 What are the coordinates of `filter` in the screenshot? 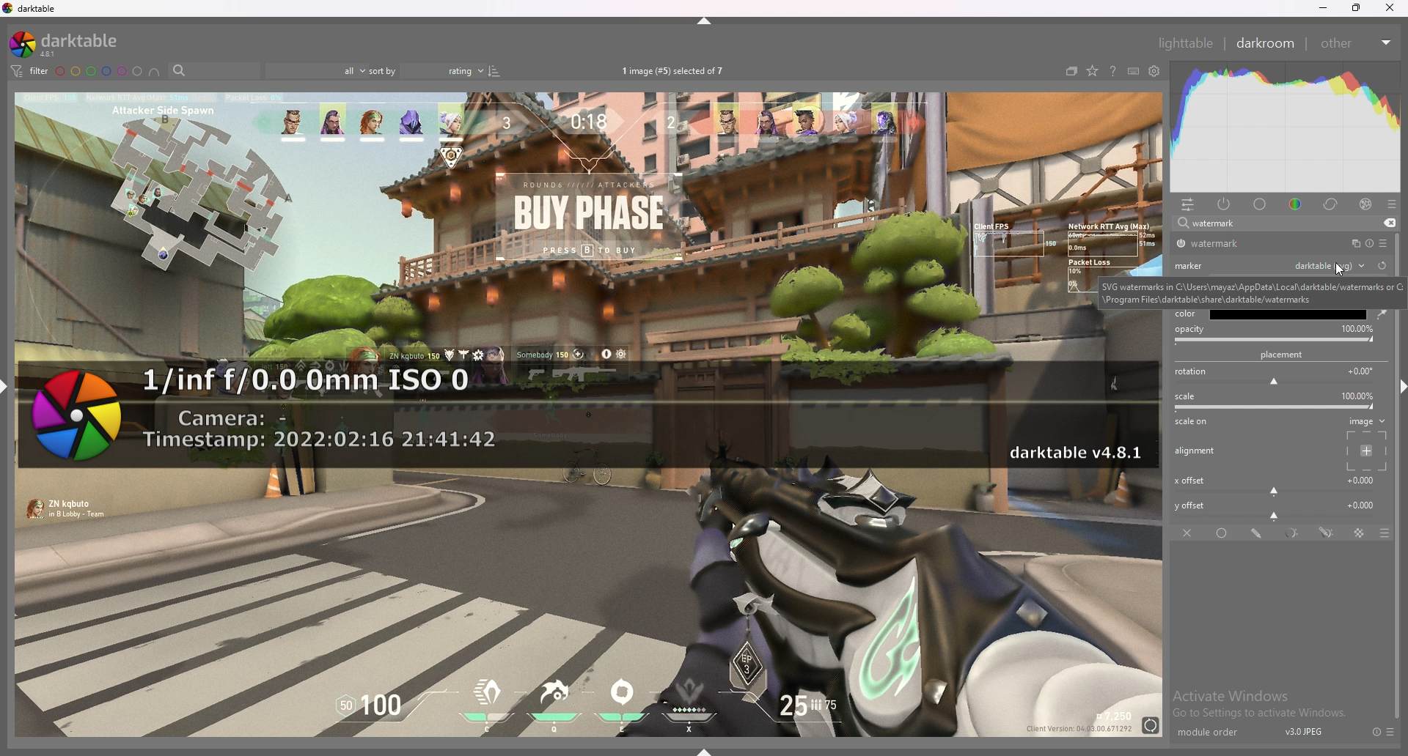 It's located at (28, 70).